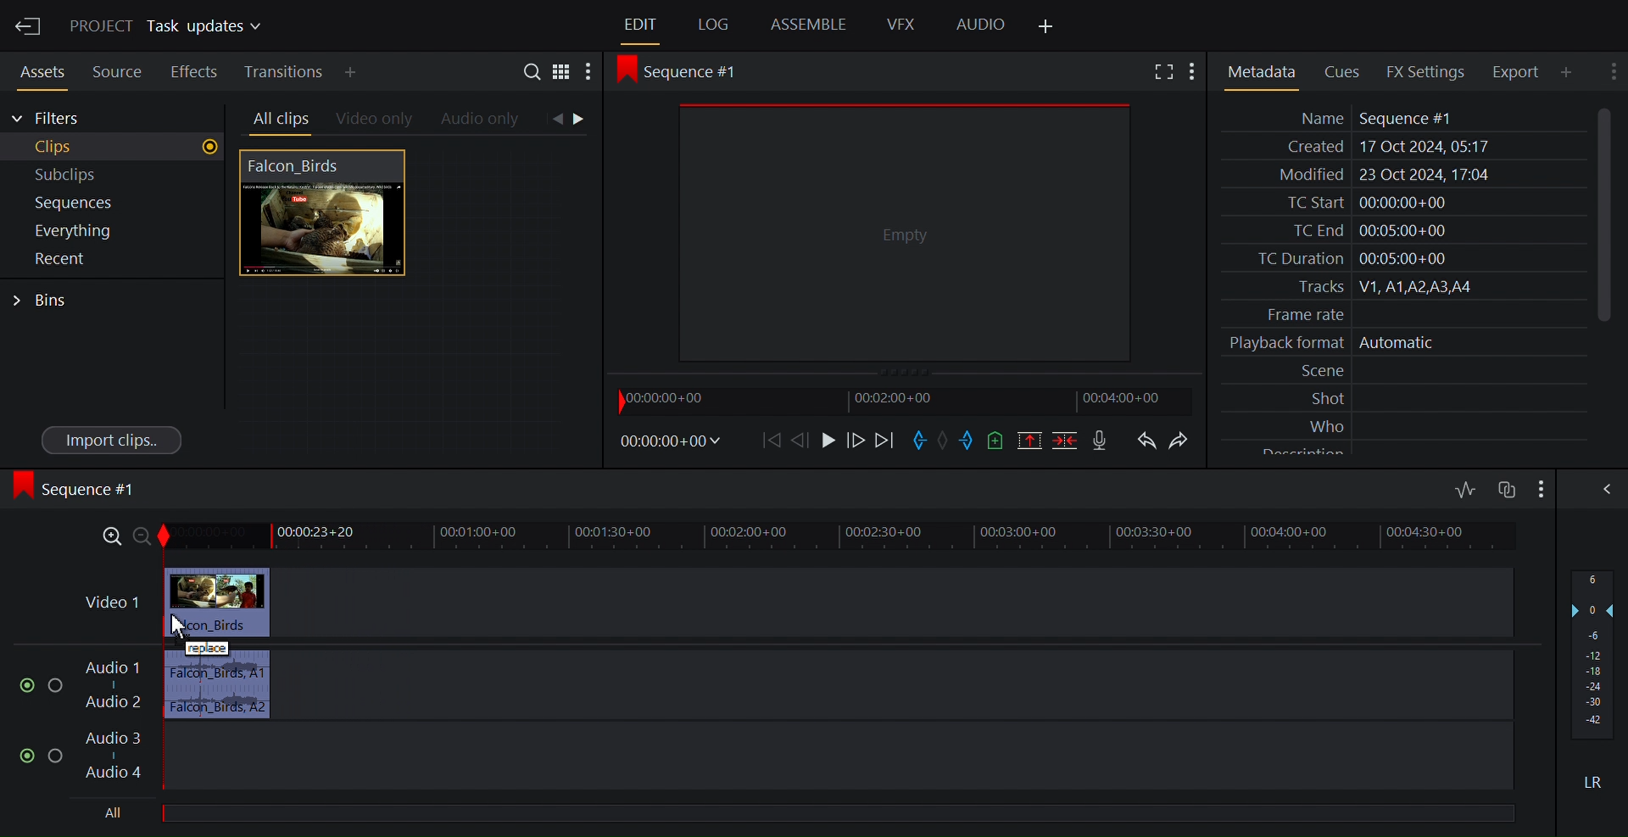 The height and width of the screenshot is (837, 1628). I want to click on Name, so click(1402, 118).